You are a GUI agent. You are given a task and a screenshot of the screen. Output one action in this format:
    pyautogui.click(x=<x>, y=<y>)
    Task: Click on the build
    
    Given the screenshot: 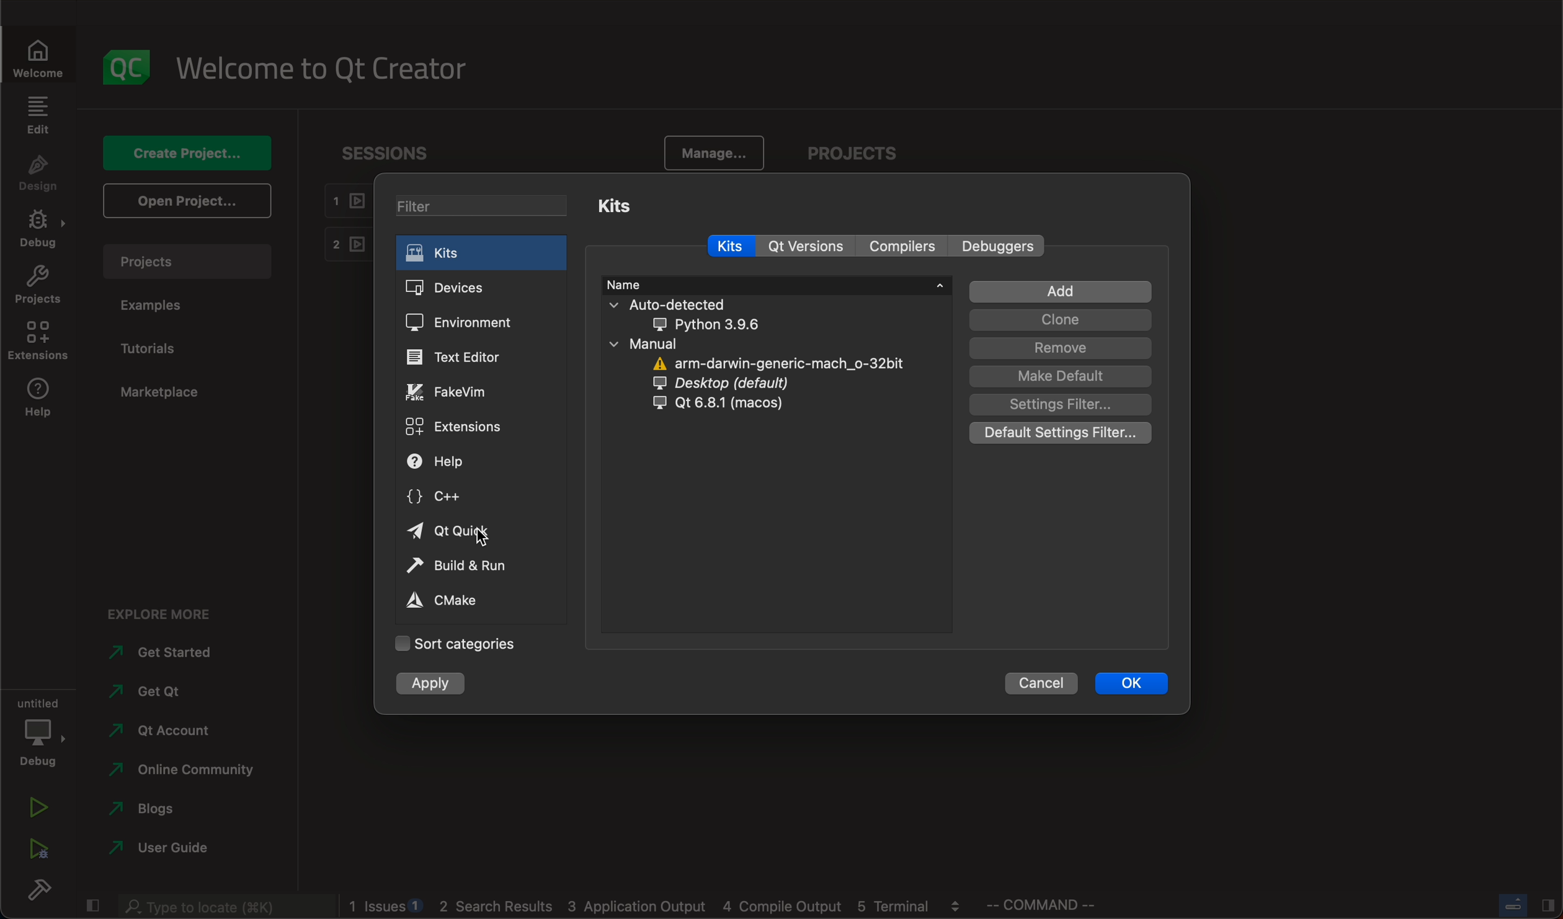 What is the action you would take?
    pyautogui.click(x=40, y=886)
    